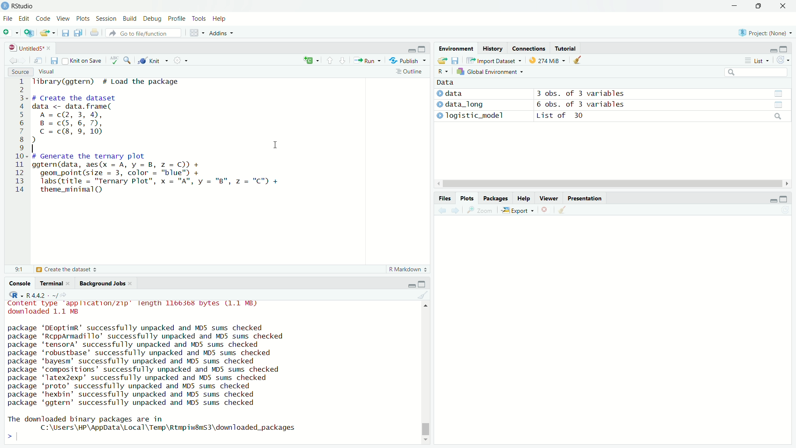 The height and width of the screenshot is (448, 796). Describe the element at coordinates (46, 71) in the screenshot. I see `Visual` at that location.